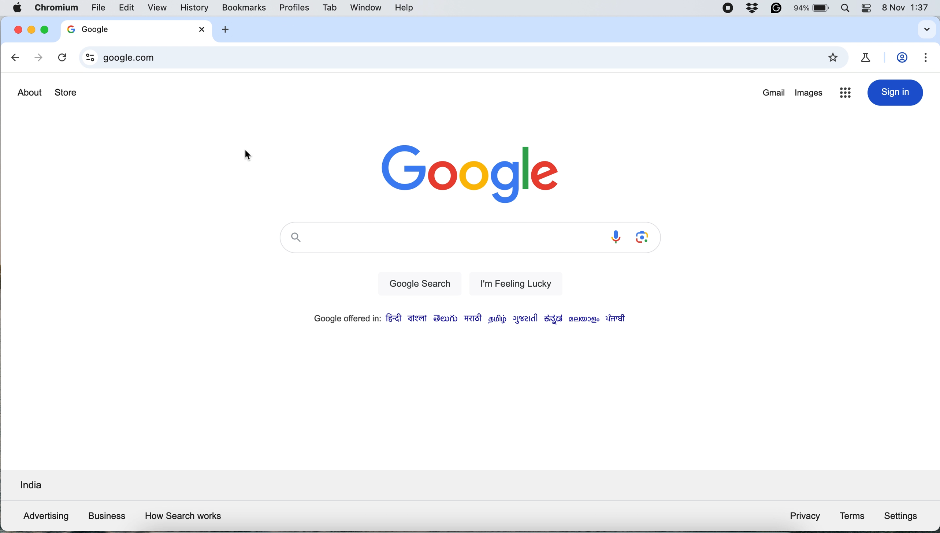 The image size is (940, 533). I want to click on grammarly, so click(775, 9).